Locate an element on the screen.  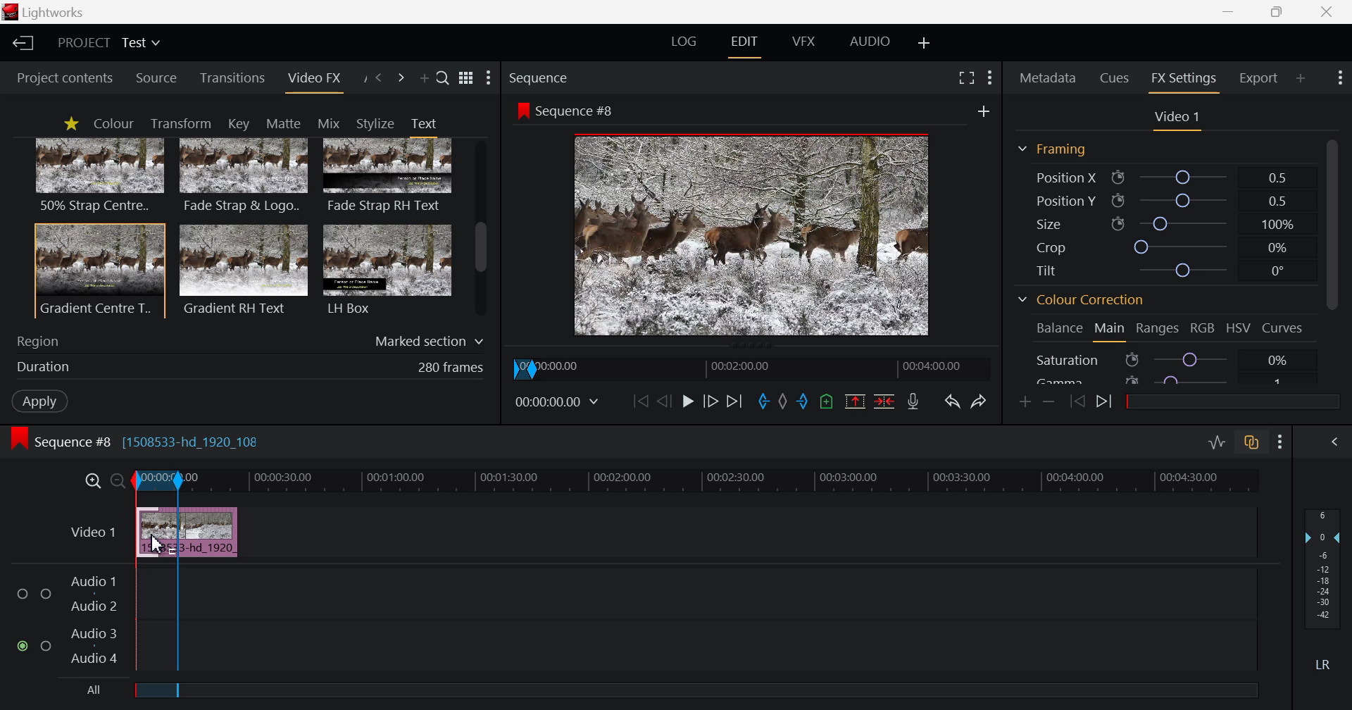
Tilt is located at coordinates (1166, 270).